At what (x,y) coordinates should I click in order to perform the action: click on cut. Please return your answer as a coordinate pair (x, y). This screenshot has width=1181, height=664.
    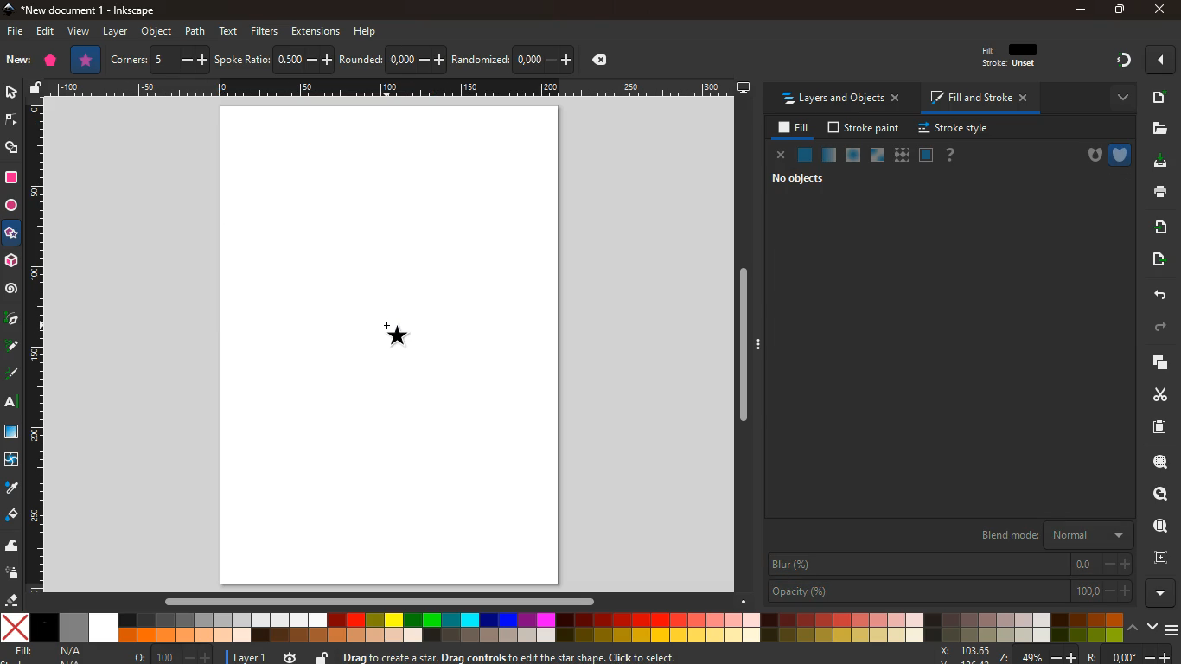
    Looking at the image, I should click on (1157, 395).